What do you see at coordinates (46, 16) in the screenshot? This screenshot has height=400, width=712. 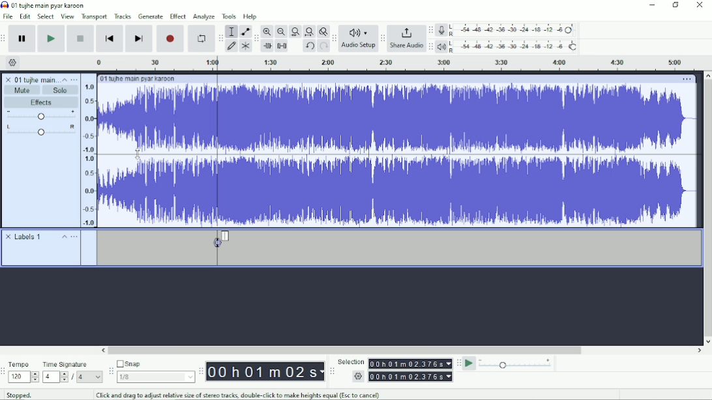 I see `Select` at bounding box center [46, 16].